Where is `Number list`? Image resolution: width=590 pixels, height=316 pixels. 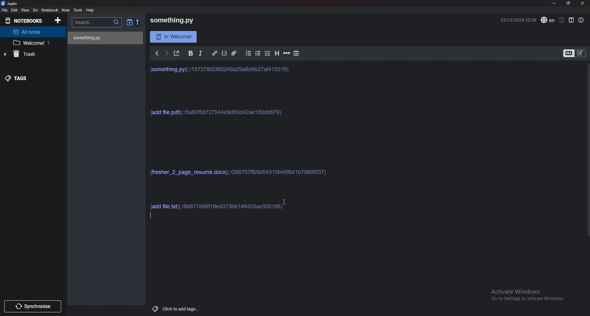
Number list is located at coordinates (259, 53).